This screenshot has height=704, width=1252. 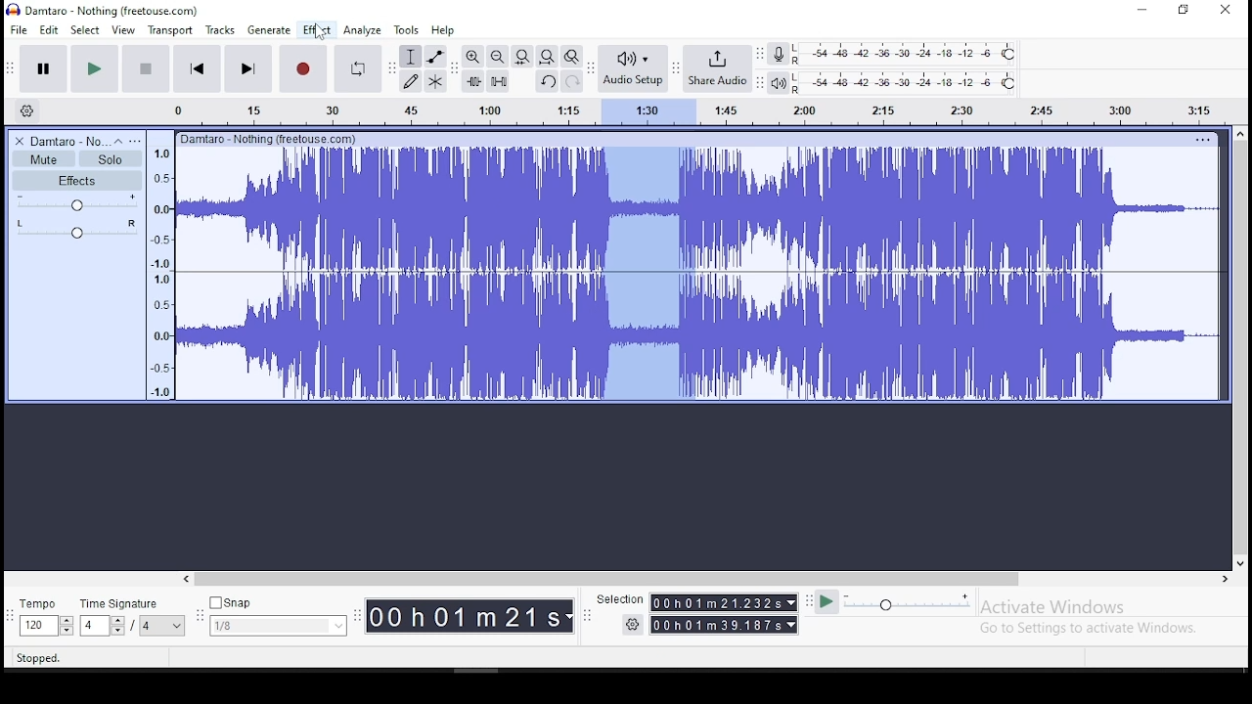 I want to click on delete track, so click(x=21, y=141).